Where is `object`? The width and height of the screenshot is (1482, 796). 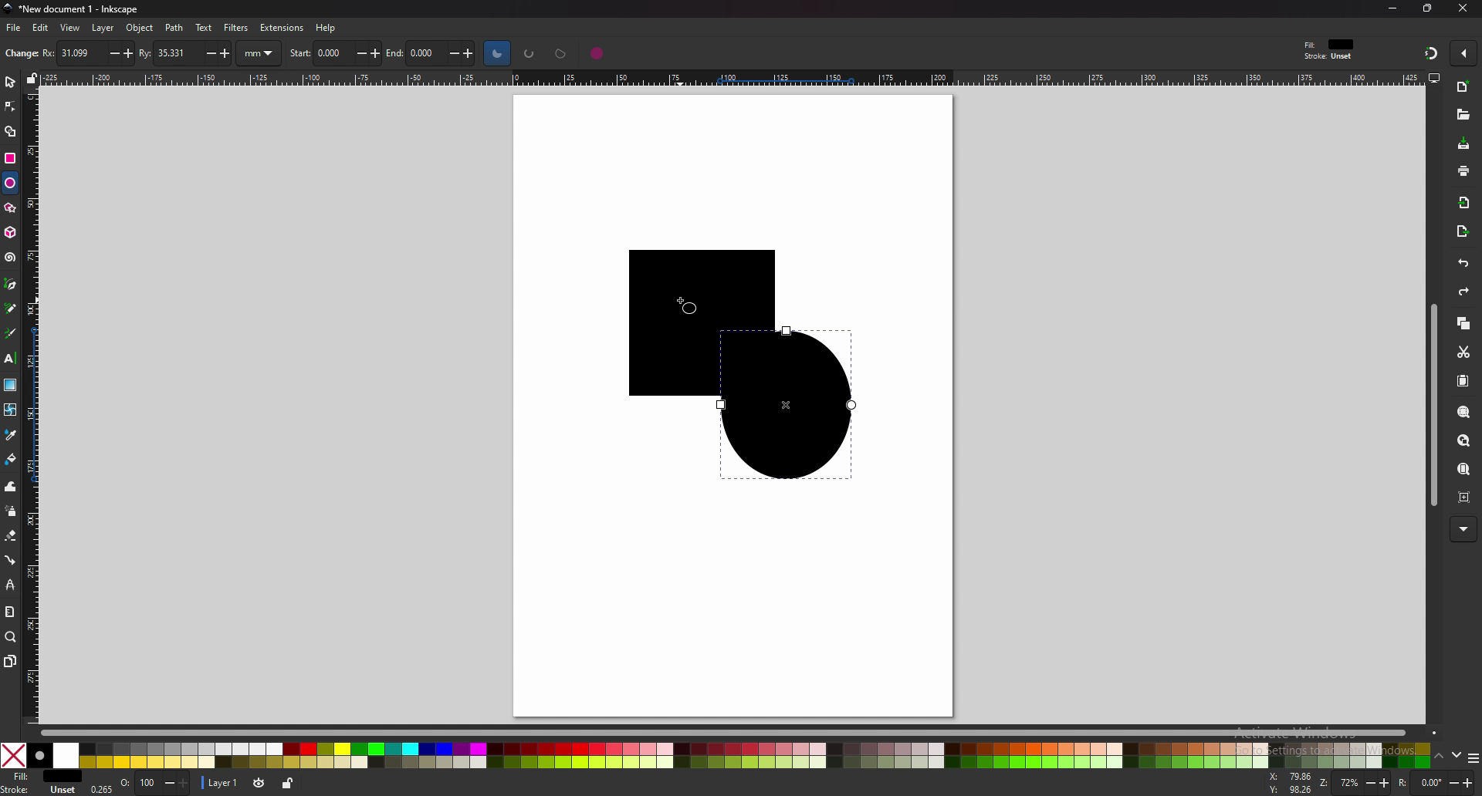
object is located at coordinates (140, 28).